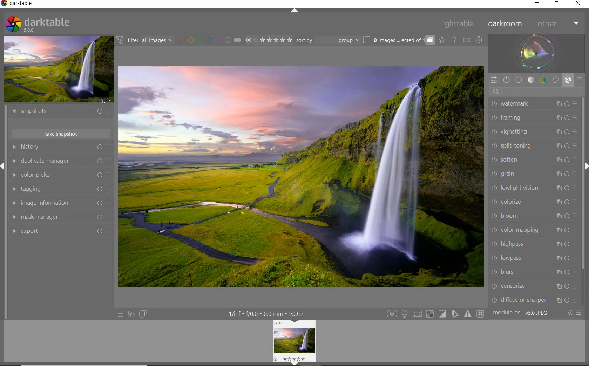 This screenshot has height=366, width=589. What do you see at coordinates (61, 161) in the screenshot?
I see `duplicate manager` at bounding box center [61, 161].